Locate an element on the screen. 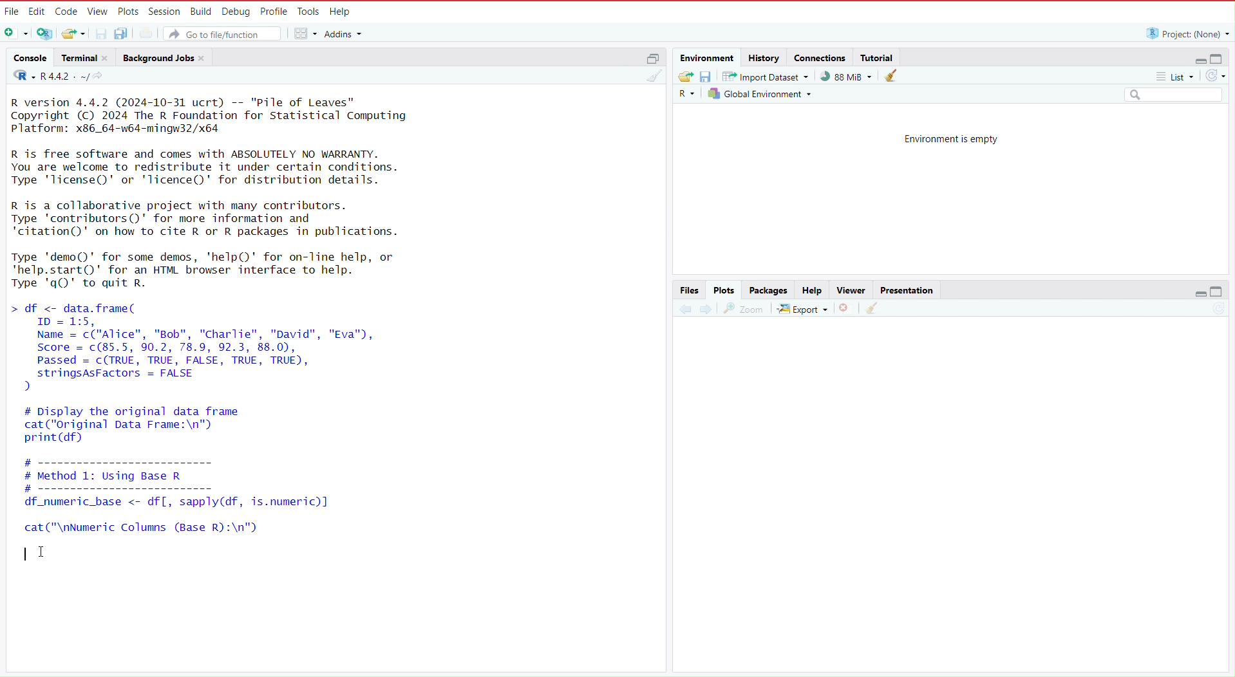 This screenshot has width=1235, height=677. Tutorial is located at coordinates (879, 57).